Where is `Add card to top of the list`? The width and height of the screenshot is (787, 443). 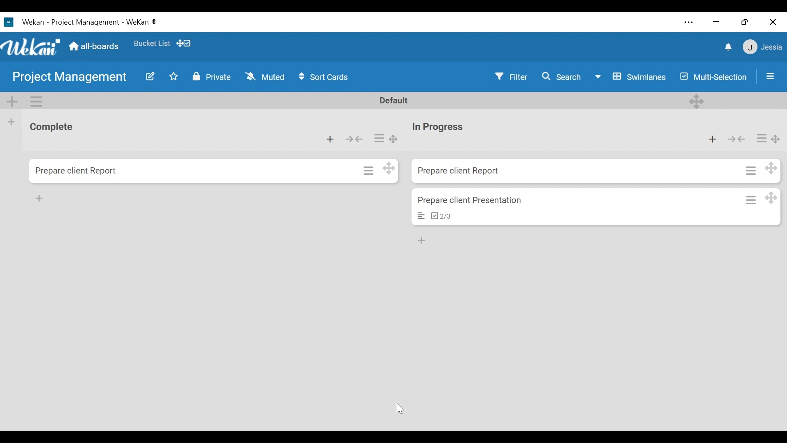 Add card to top of the list is located at coordinates (711, 139).